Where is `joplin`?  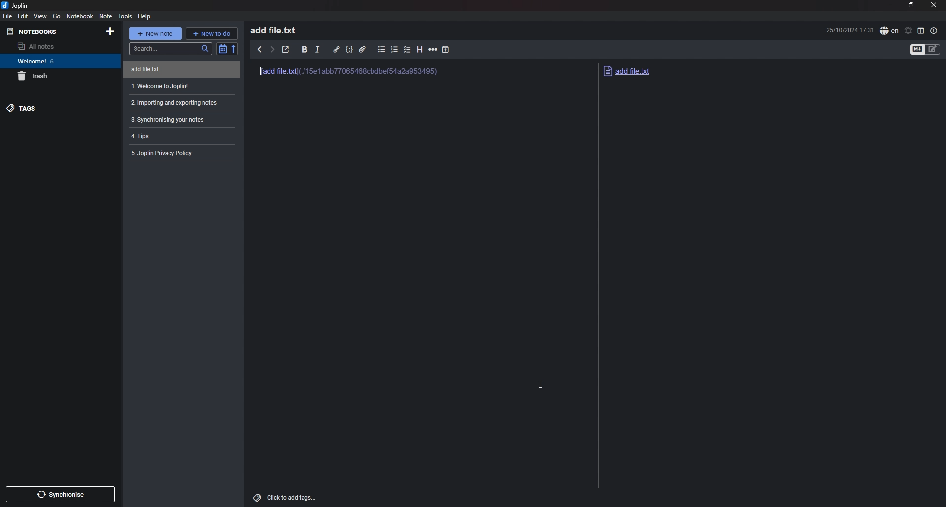 joplin is located at coordinates (15, 5).